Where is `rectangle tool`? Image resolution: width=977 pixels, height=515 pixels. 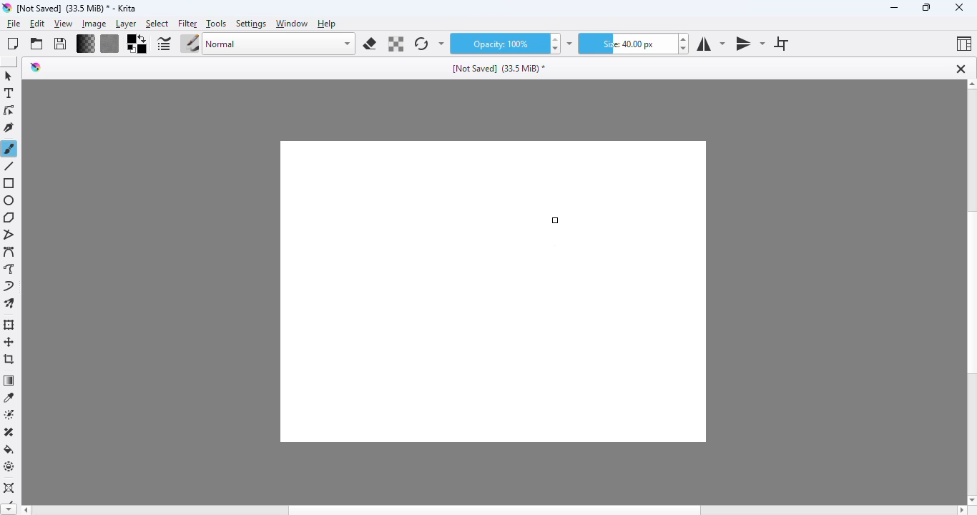
rectangle tool is located at coordinates (10, 184).